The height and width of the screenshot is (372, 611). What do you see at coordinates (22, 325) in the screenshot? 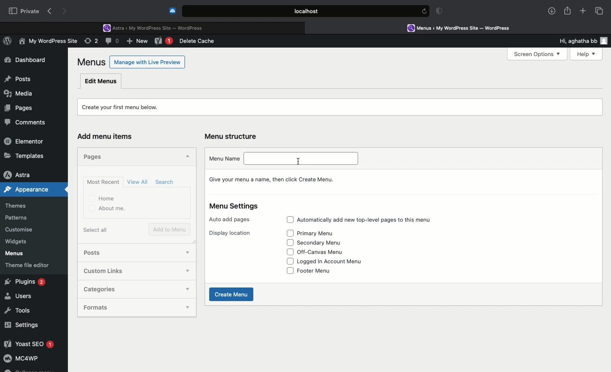
I see `Settings` at bounding box center [22, 325].